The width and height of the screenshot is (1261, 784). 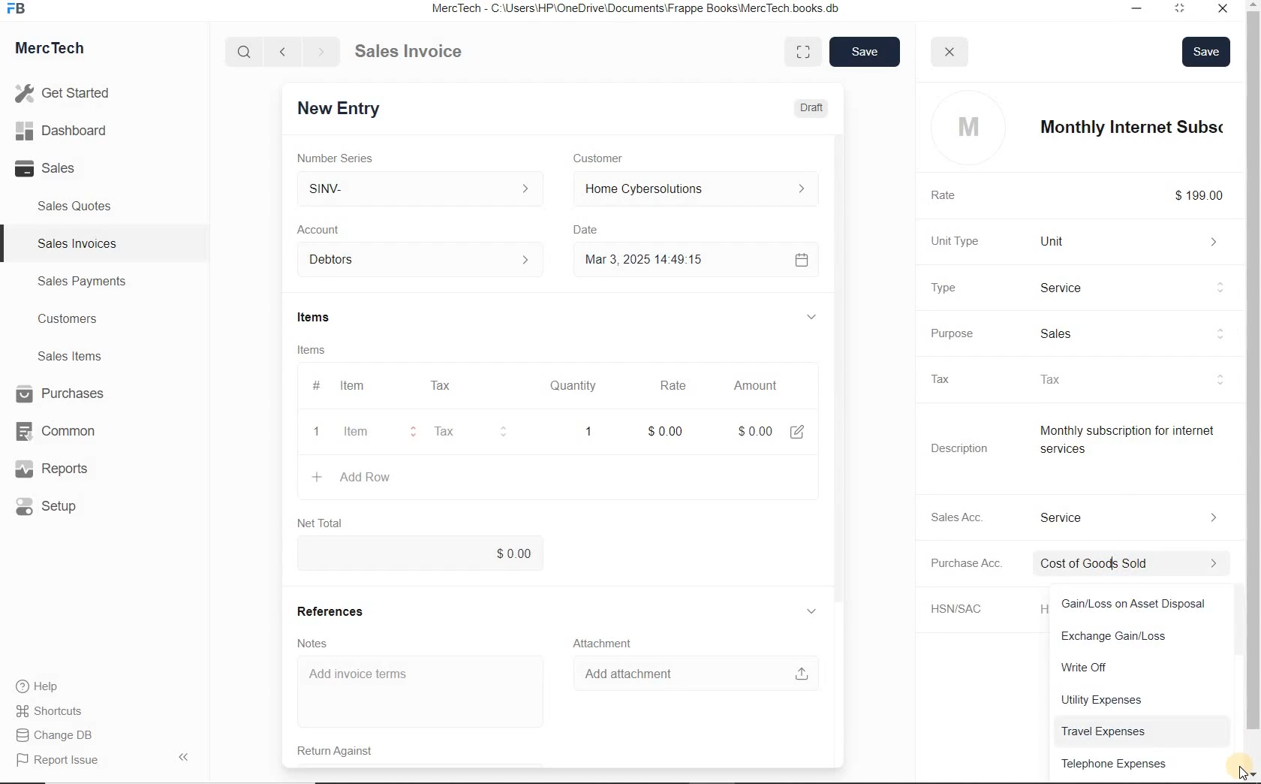 I want to click on Hide Sidebar, so click(x=182, y=756).